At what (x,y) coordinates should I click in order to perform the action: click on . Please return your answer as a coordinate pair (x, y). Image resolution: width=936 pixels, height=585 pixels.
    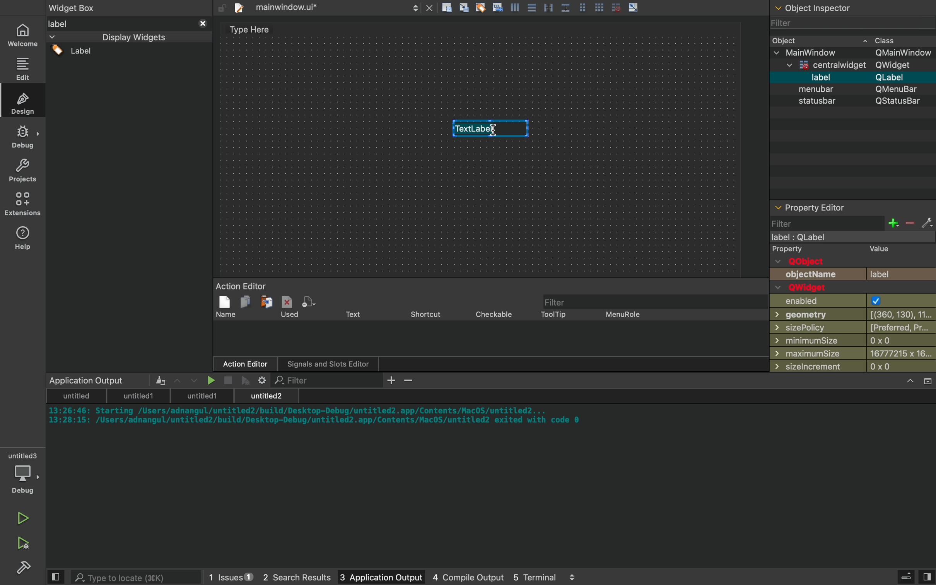
    Looking at the image, I should click on (855, 53).